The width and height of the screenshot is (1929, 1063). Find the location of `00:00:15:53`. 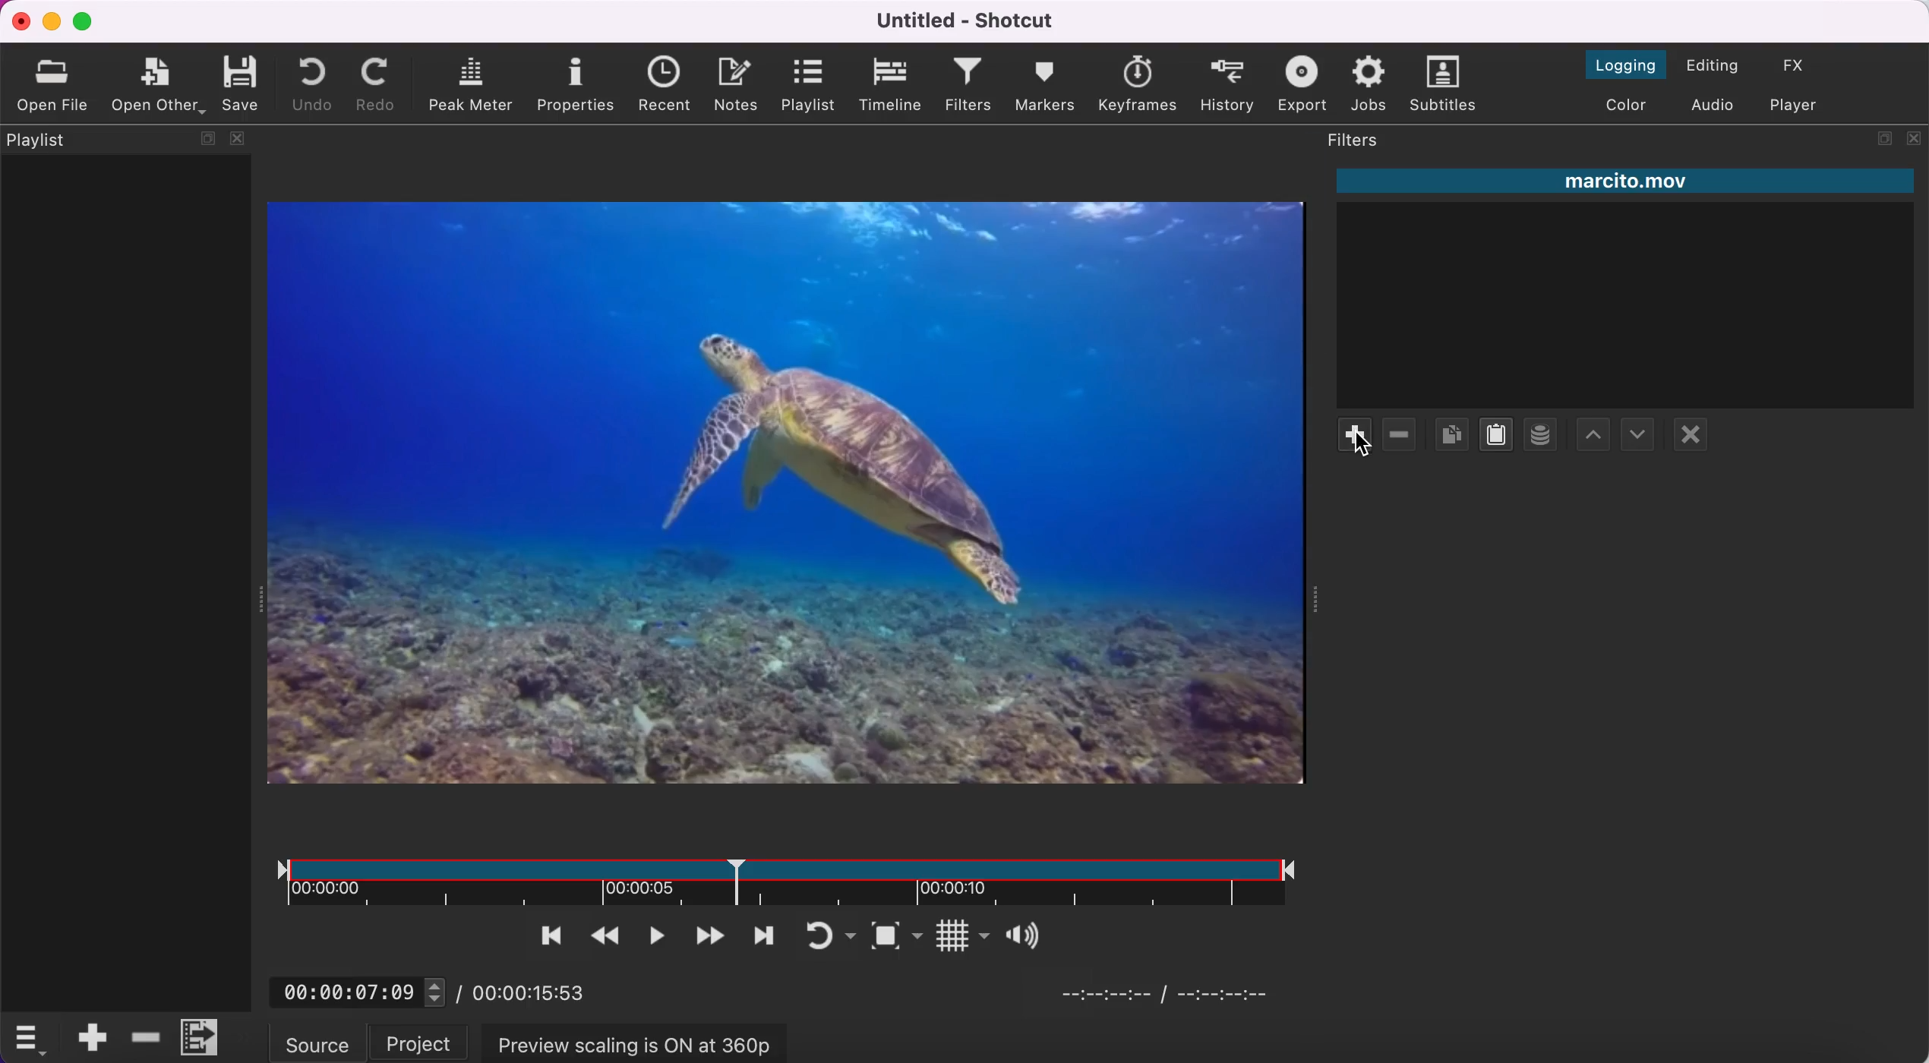

00:00:15:53 is located at coordinates (537, 990).